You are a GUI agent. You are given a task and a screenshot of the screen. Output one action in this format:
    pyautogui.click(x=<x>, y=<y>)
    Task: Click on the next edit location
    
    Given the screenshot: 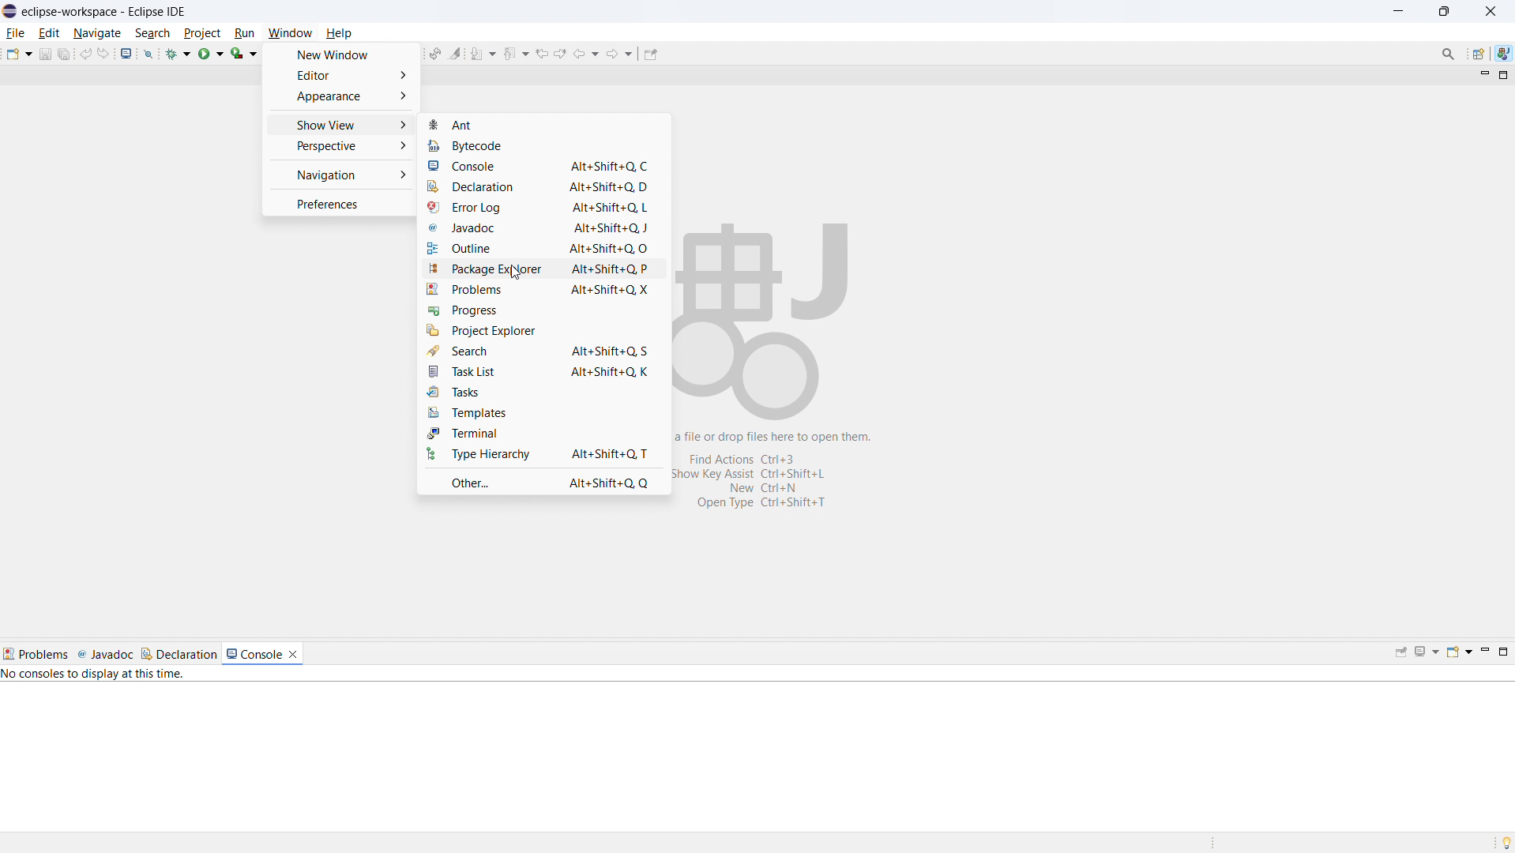 What is the action you would take?
    pyautogui.click(x=560, y=53)
    